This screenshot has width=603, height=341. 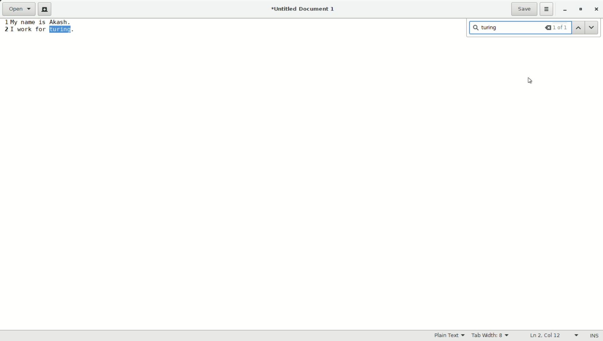 I want to click on cursor, so click(x=529, y=80).